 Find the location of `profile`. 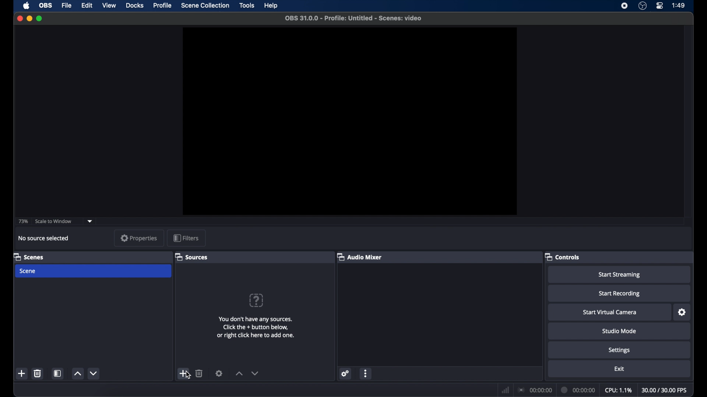

profile is located at coordinates (163, 6).